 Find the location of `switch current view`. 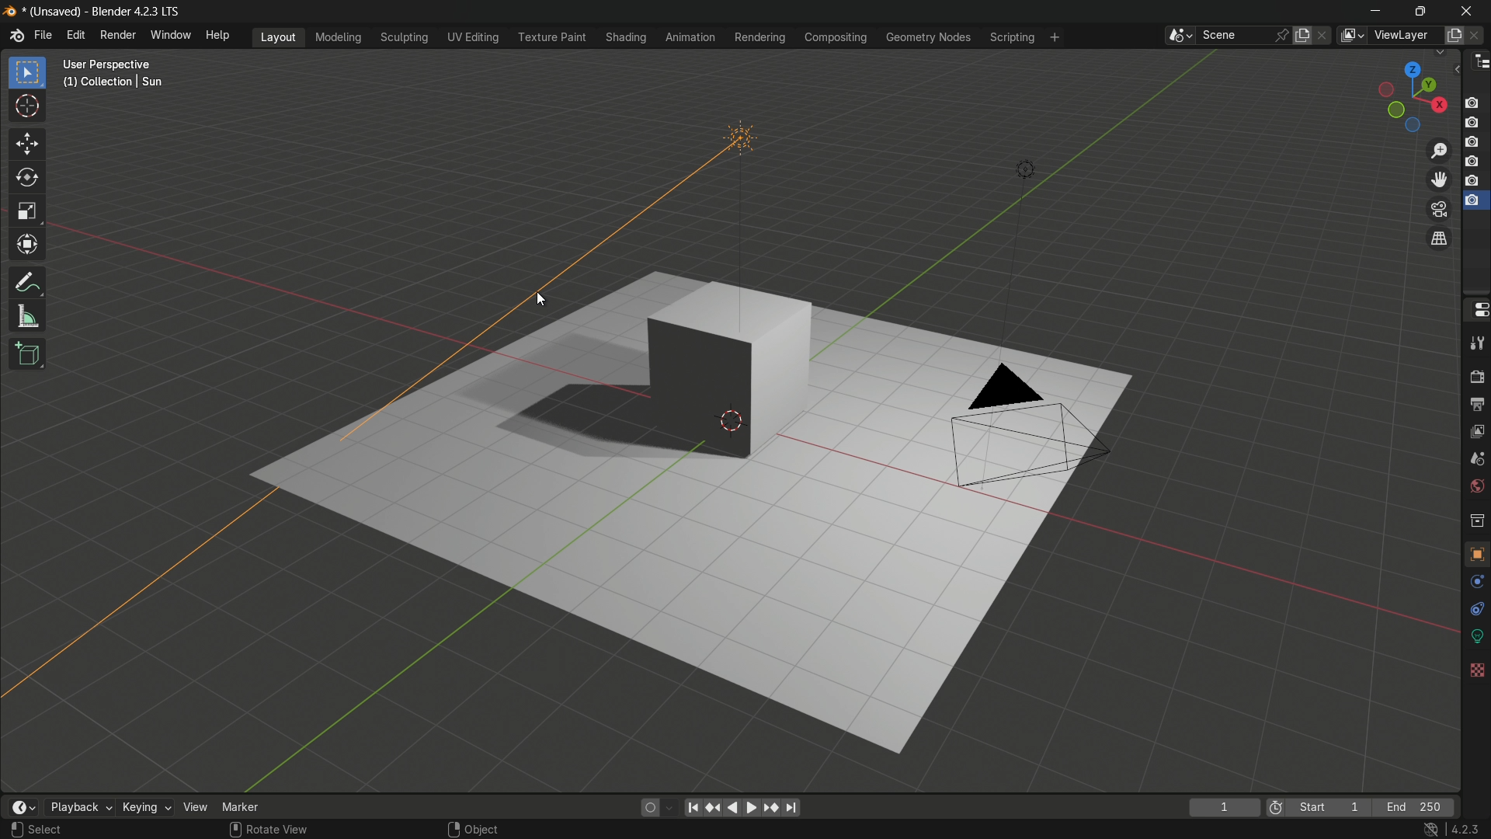

switch current view is located at coordinates (1441, 238).